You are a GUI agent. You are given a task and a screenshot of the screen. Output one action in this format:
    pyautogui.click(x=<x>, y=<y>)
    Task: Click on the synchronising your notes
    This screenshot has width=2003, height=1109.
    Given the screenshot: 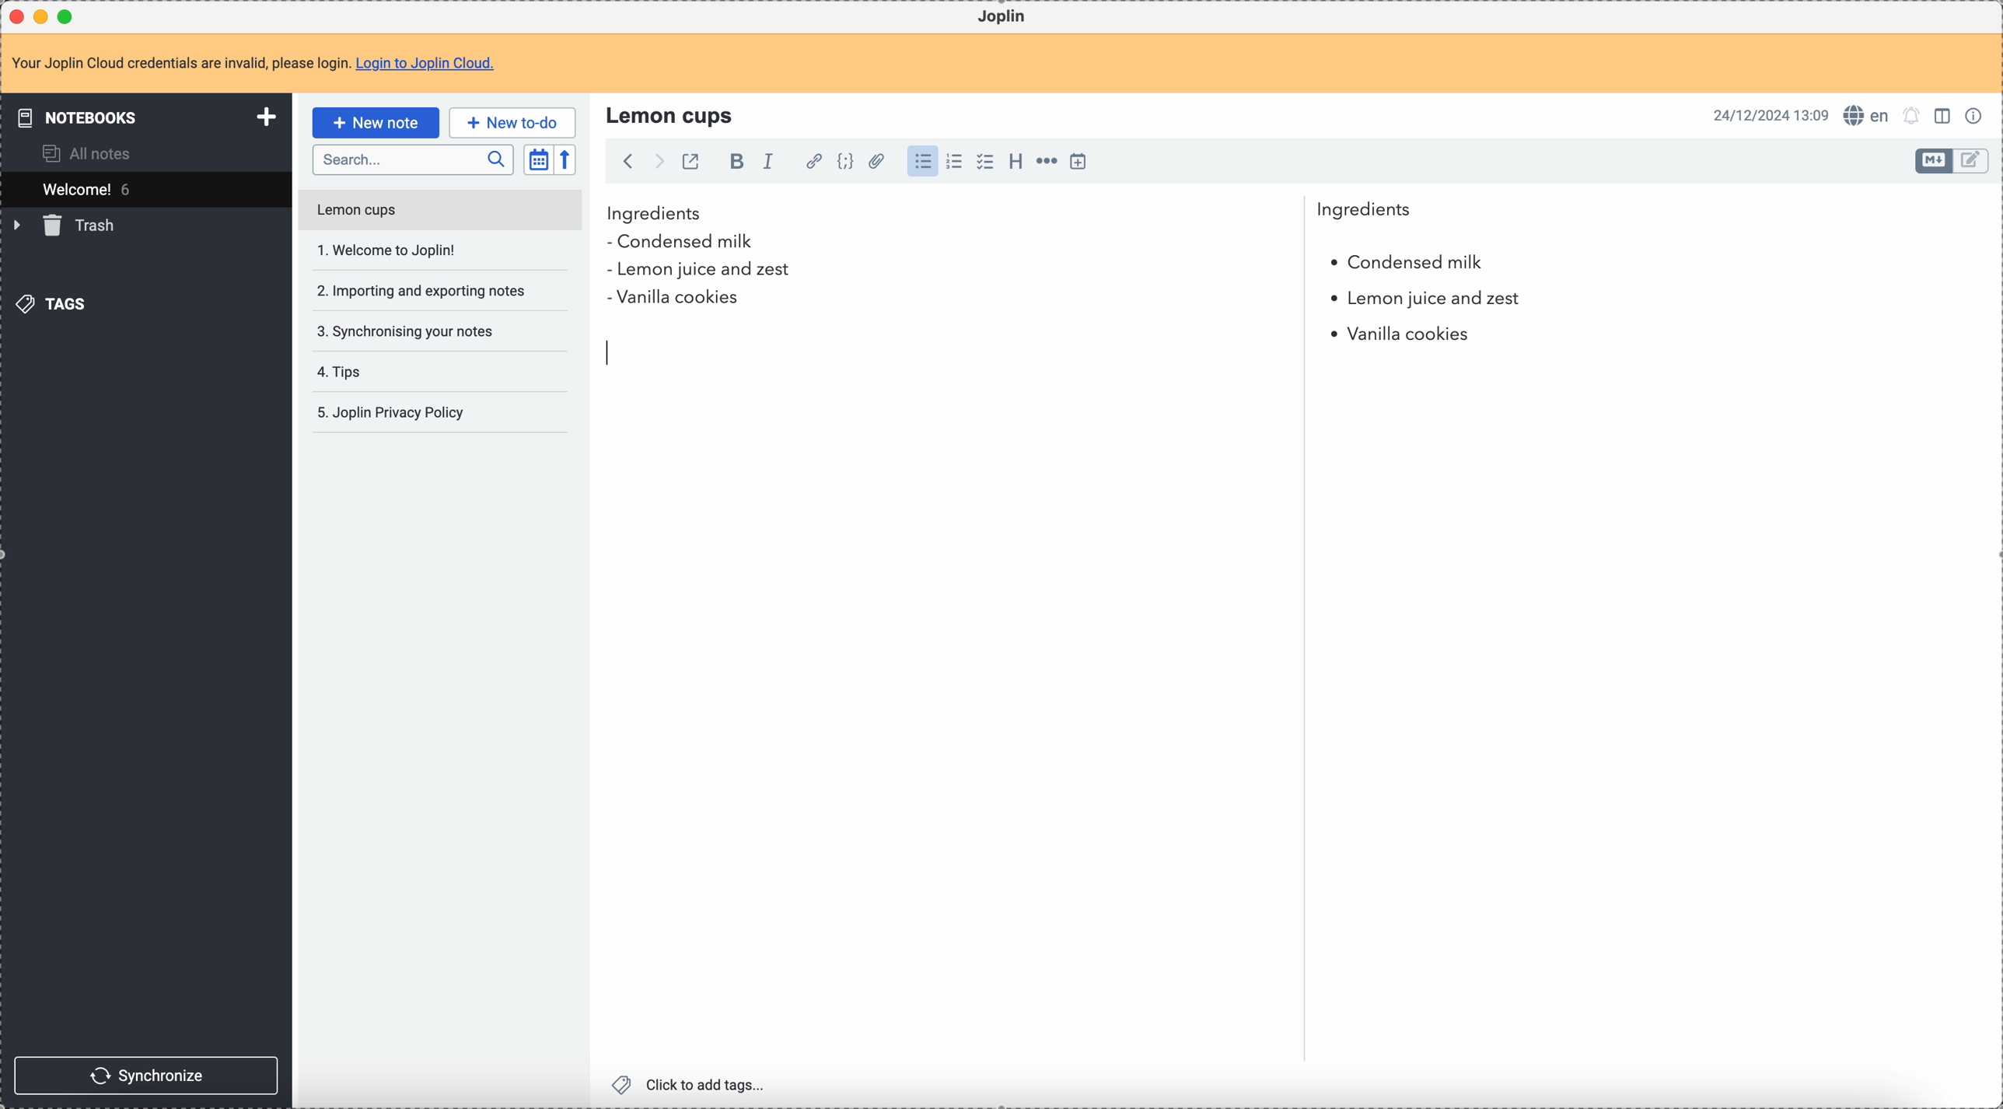 What is the action you would take?
    pyautogui.click(x=404, y=330)
    